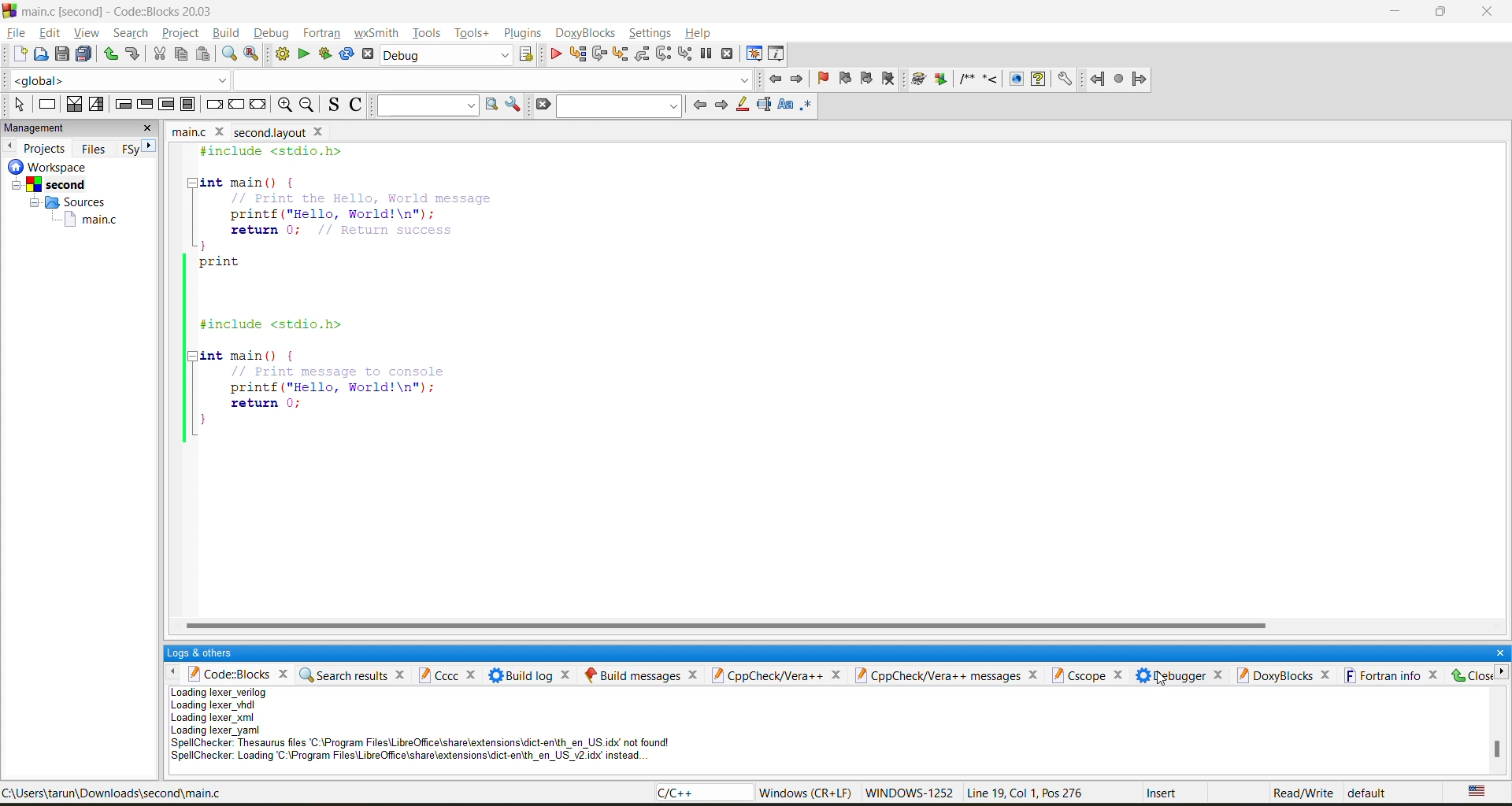 This screenshot has width=1512, height=806. What do you see at coordinates (94, 104) in the screenshot?
I see `selection` at bounding box center [94, 104].